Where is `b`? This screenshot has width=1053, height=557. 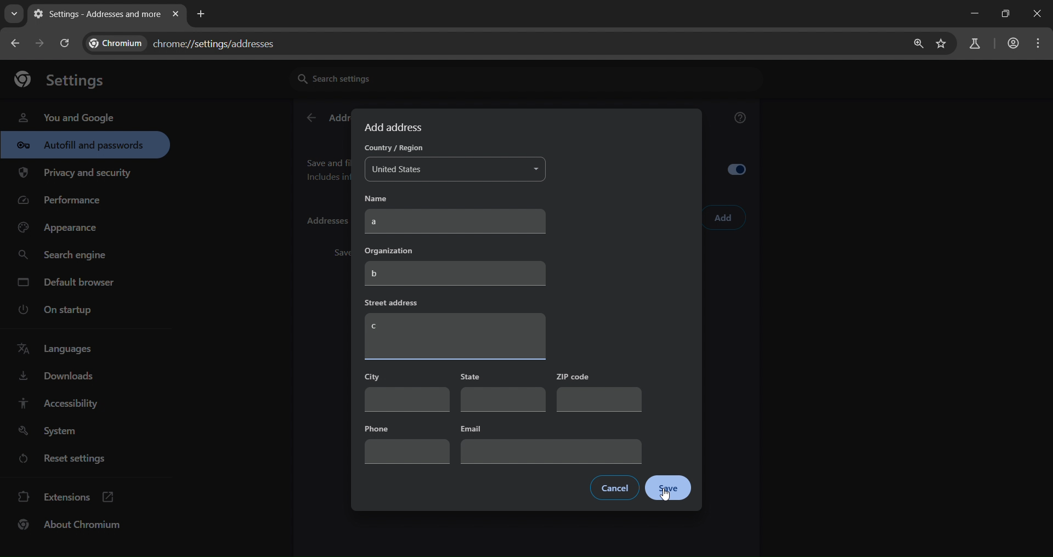 b is located at coordinates (455, 274).